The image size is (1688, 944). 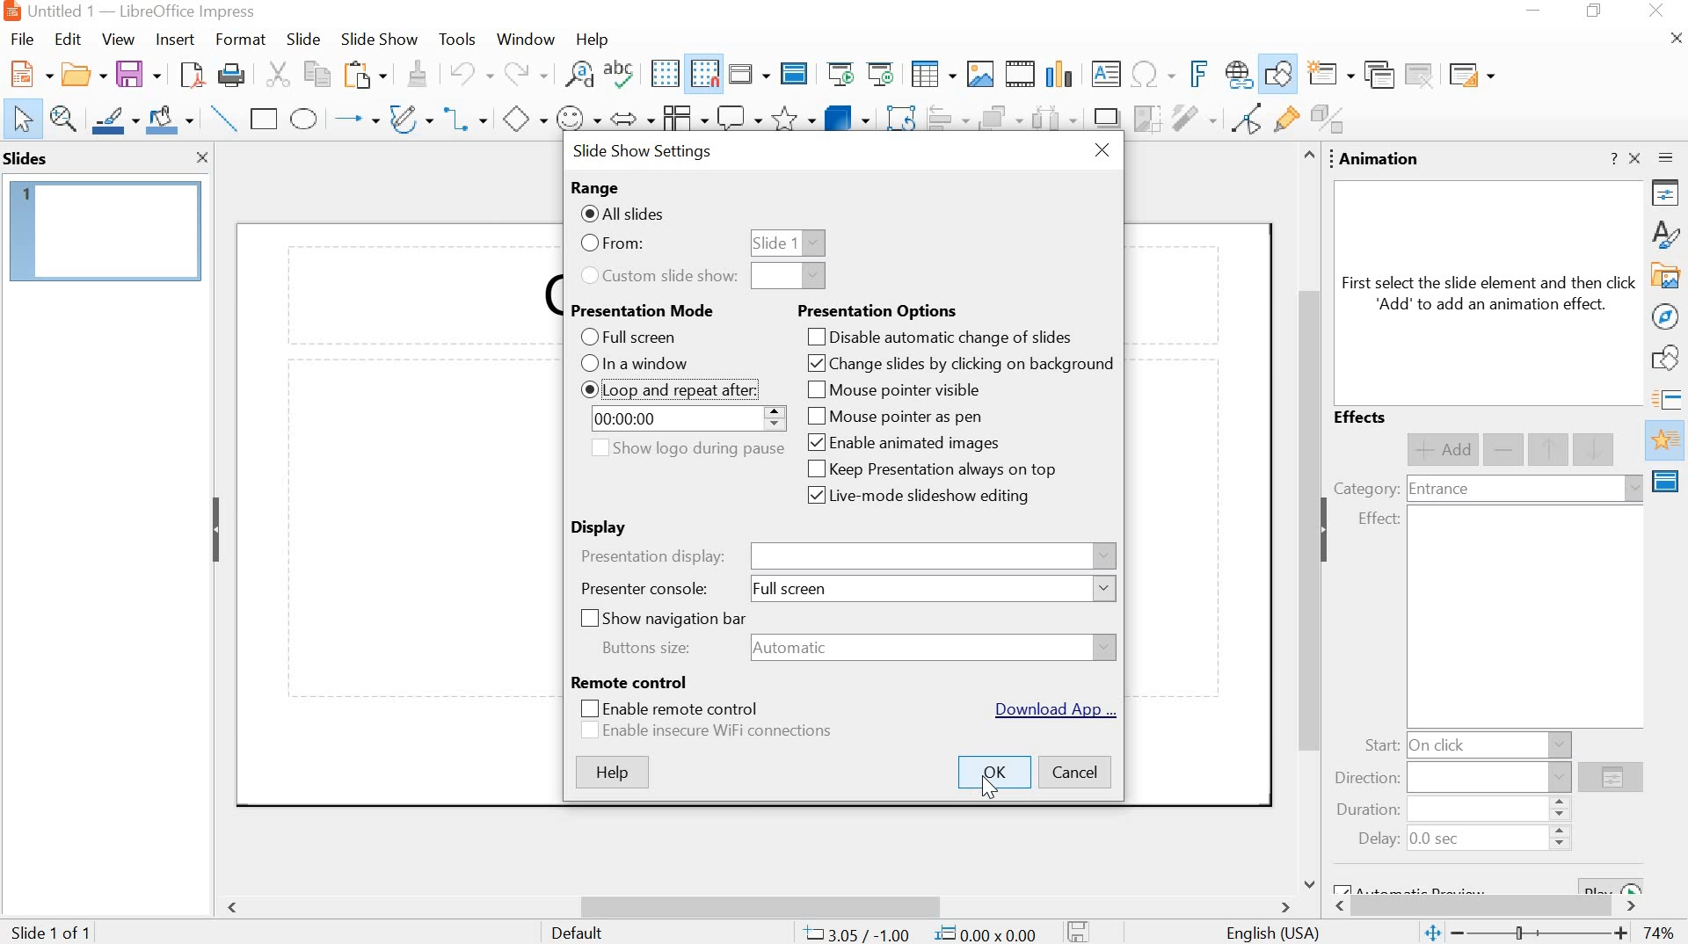 What do you see at coordinates (998, 120) in the screenshot?
I see `arrange` at bounding box center [998, 120].